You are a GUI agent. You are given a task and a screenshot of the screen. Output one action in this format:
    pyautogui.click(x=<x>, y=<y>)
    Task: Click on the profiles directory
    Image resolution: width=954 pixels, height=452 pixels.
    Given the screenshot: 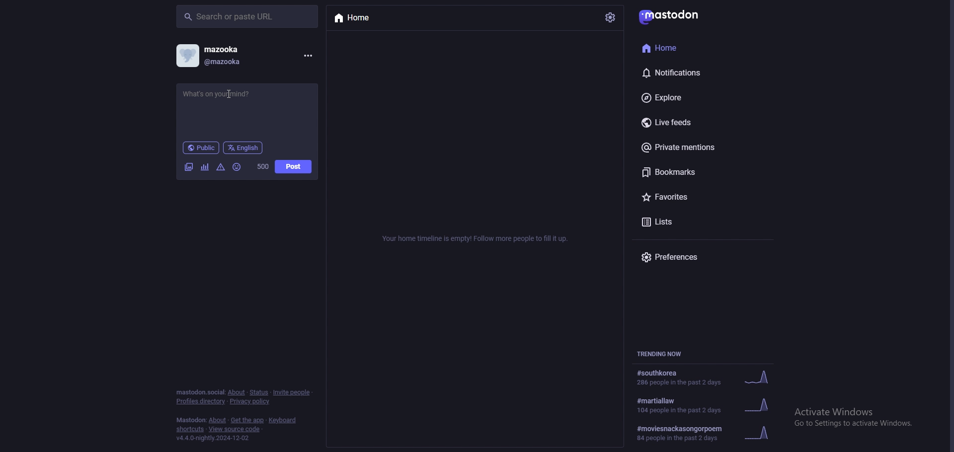 What is the action you would take?
    pyautogui.click(x=201, y=401)
    